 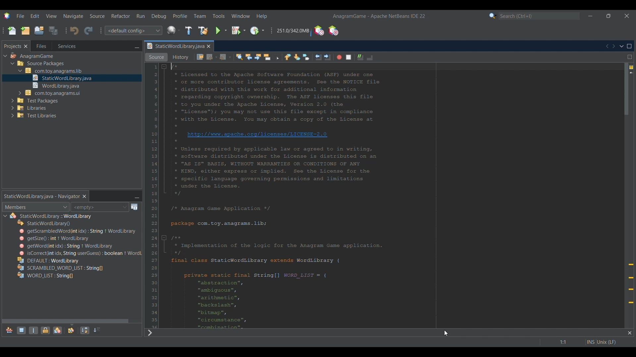 What do you see at coordinates (65, 321) in the screenshot?
I see `Horizontal slide bar` at bounding box center [65, 321].